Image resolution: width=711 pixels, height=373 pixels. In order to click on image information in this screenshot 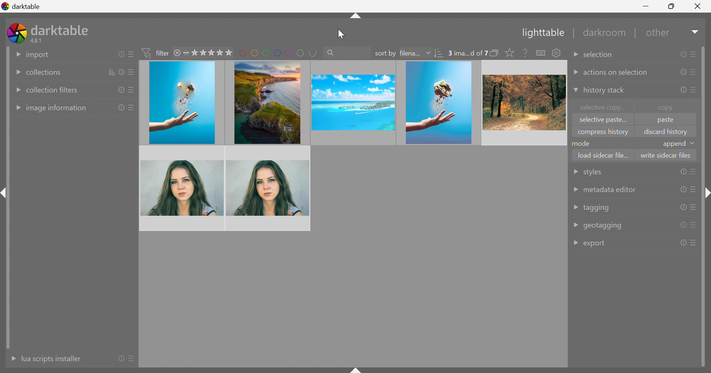, I will do `click(57, 109)`.